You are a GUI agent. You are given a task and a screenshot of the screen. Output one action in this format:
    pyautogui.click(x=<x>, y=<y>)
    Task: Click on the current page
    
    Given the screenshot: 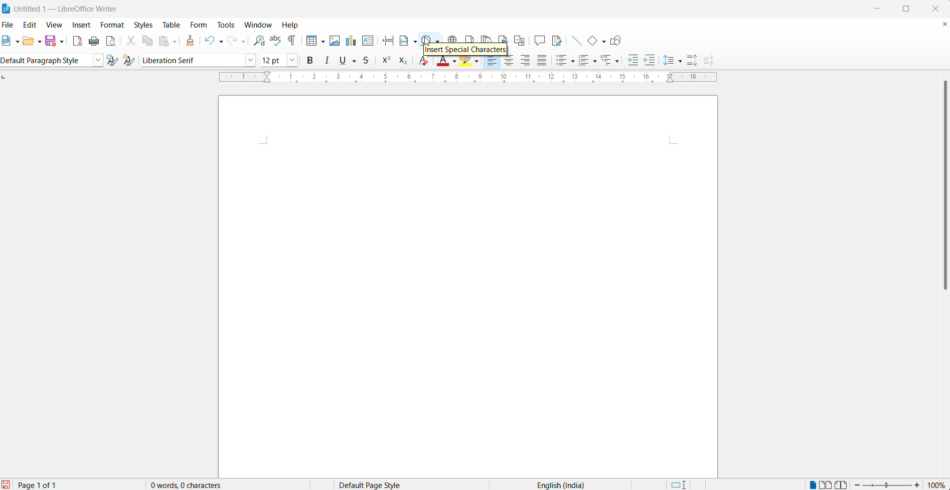 What is the action you would take?
    pyautogui.click(x=35, y=484)
    